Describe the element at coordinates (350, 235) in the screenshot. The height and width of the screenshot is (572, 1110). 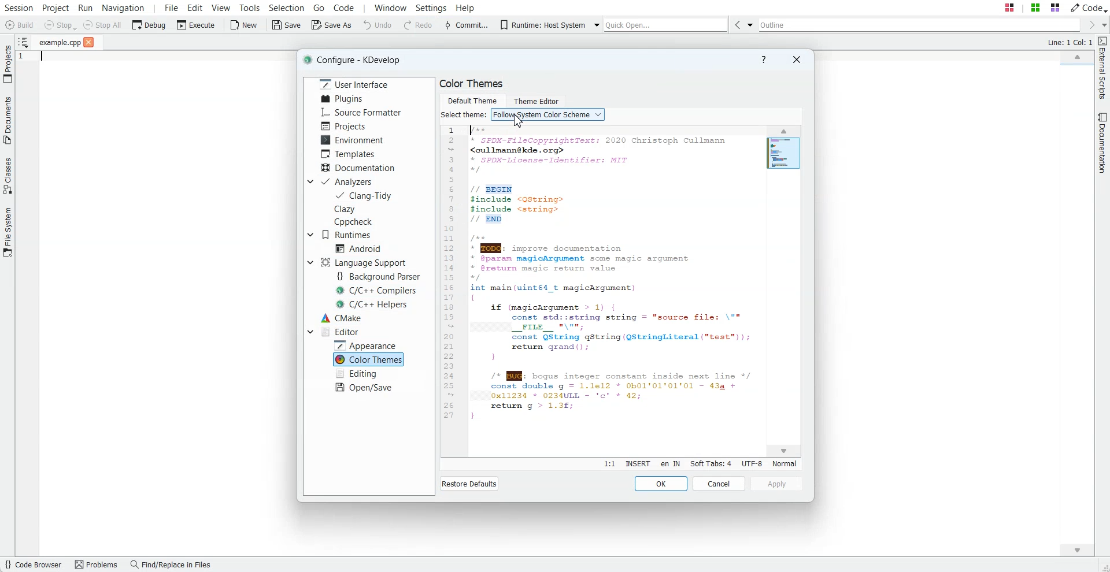
I see `Runtimes` at that location.